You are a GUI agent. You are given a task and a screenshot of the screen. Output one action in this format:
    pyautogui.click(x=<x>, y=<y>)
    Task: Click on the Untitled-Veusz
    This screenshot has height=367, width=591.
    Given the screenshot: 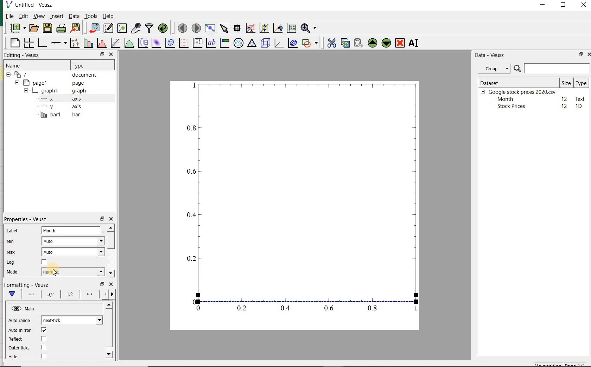 What is the action you would take?
    pyautogui.click(x=33, y=5)
    